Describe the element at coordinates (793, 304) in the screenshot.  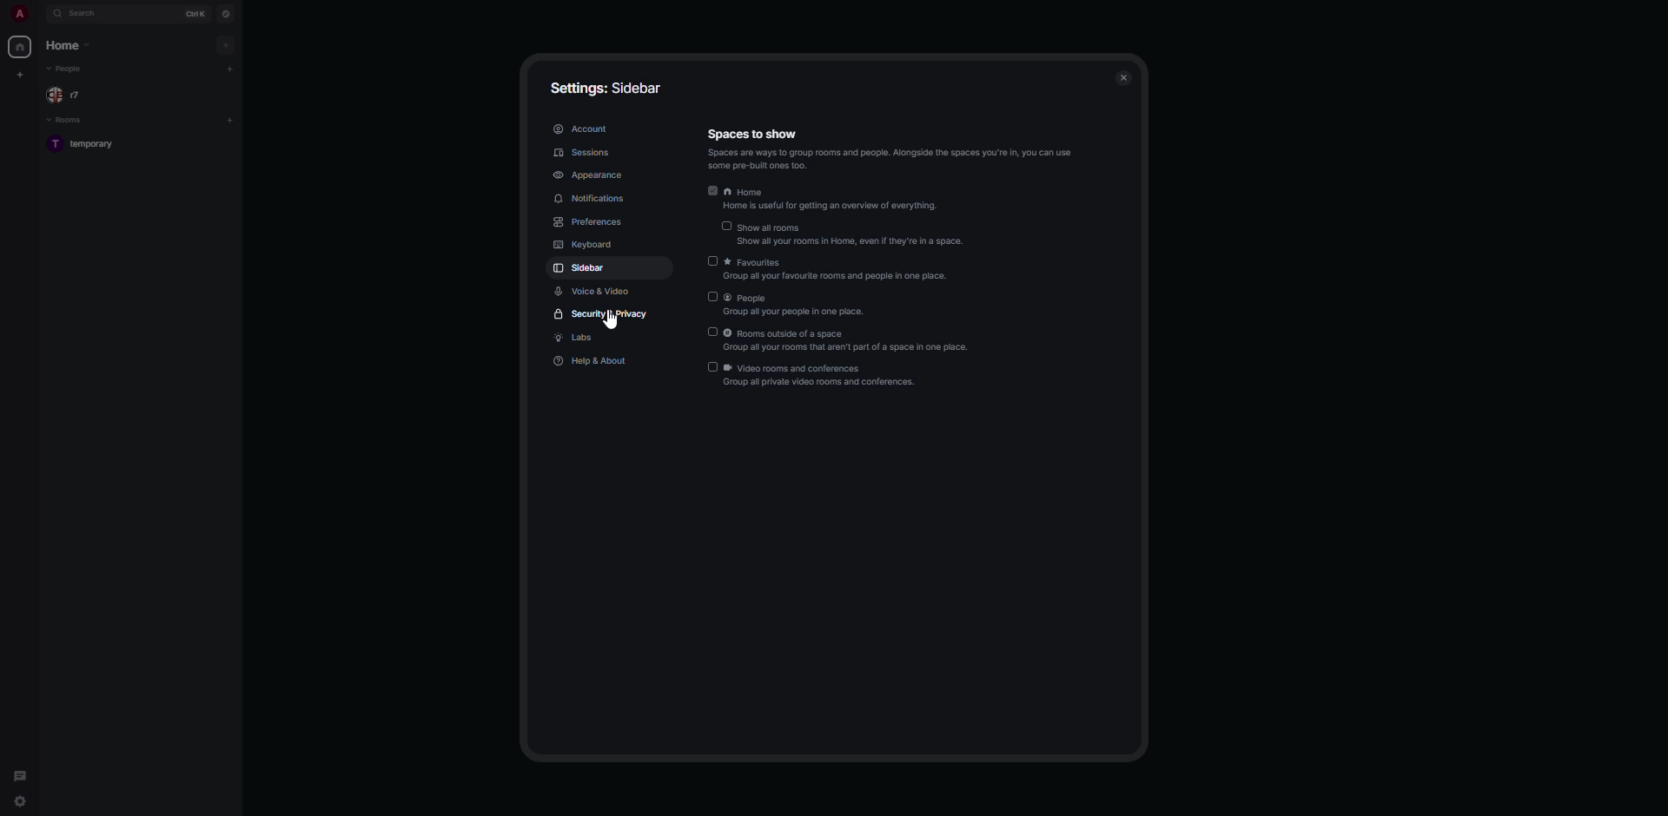
I see `people` at that location.